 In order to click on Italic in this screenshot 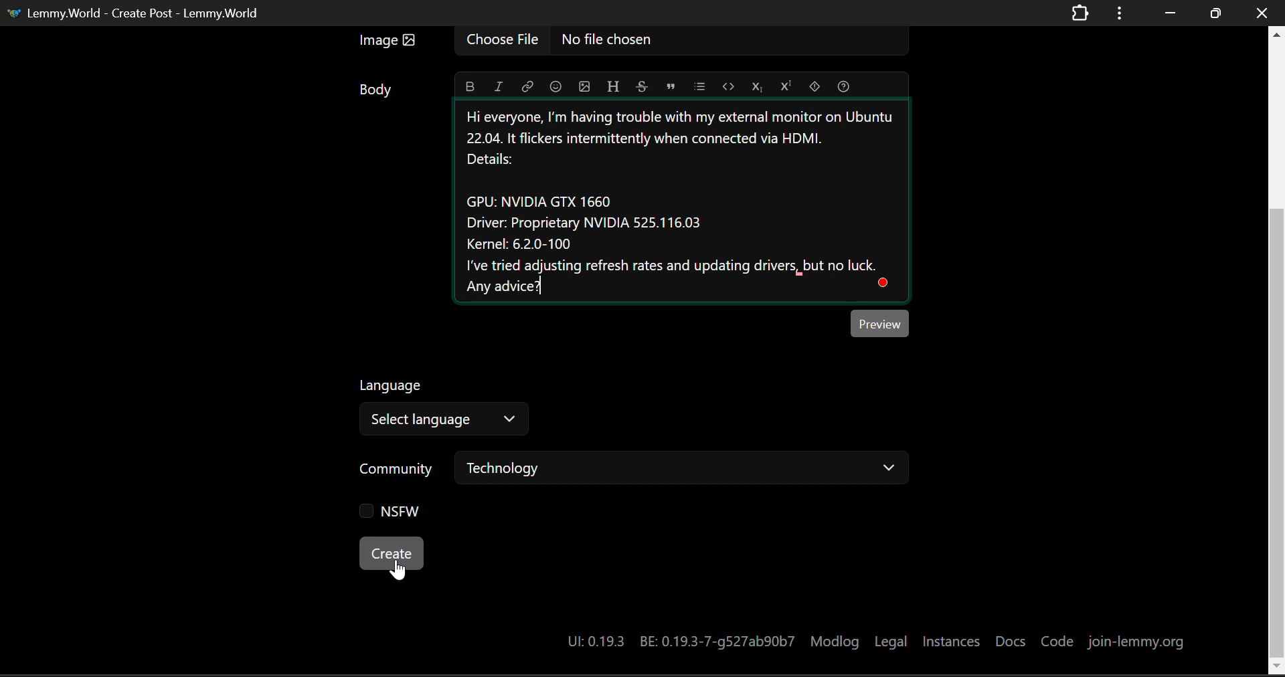, I will do `click(498, 86)`.